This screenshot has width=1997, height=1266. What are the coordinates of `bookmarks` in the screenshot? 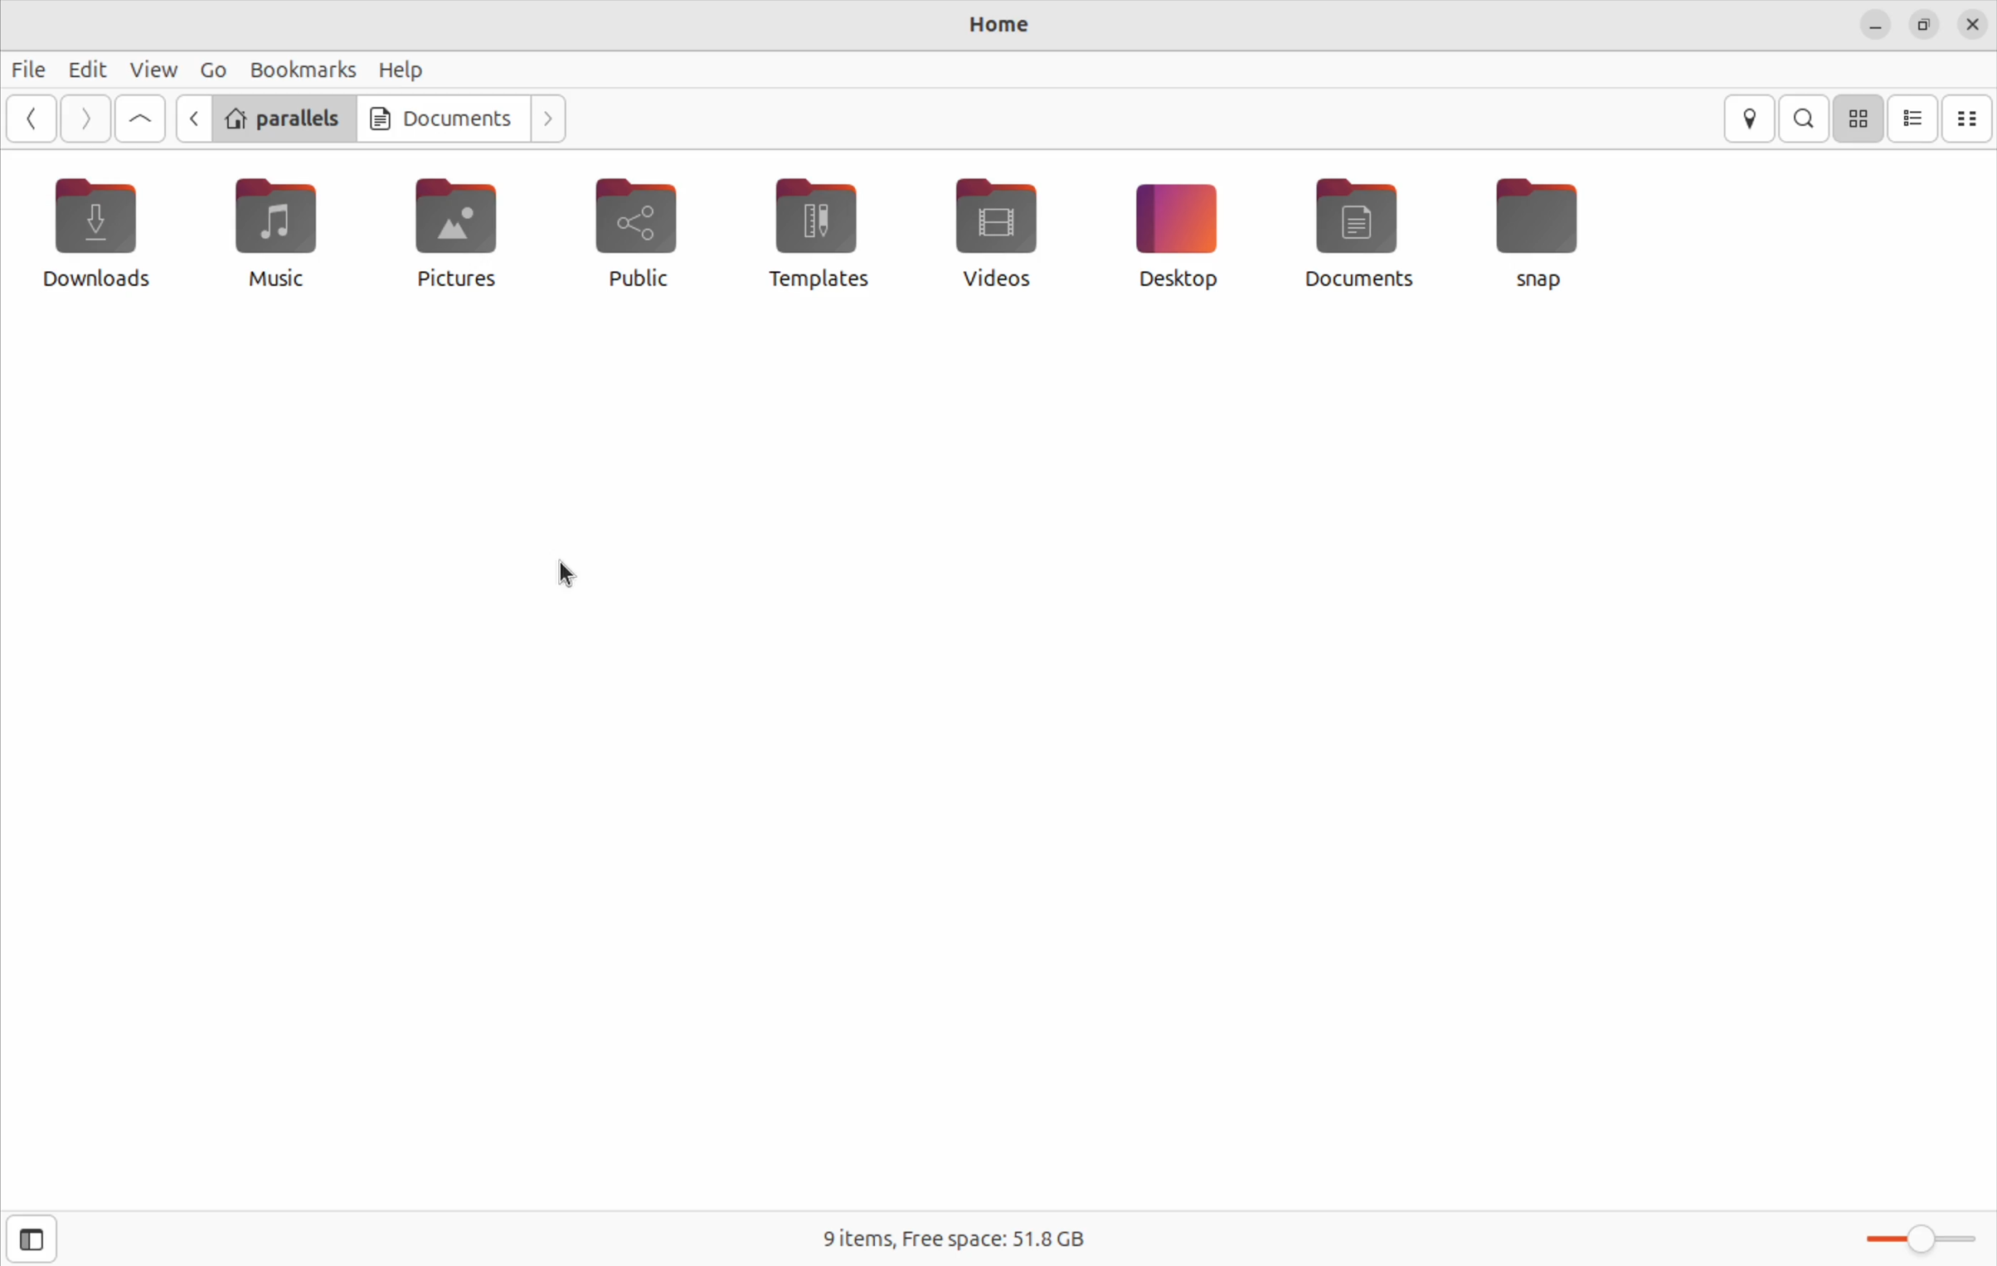 It's located at (303, 68).